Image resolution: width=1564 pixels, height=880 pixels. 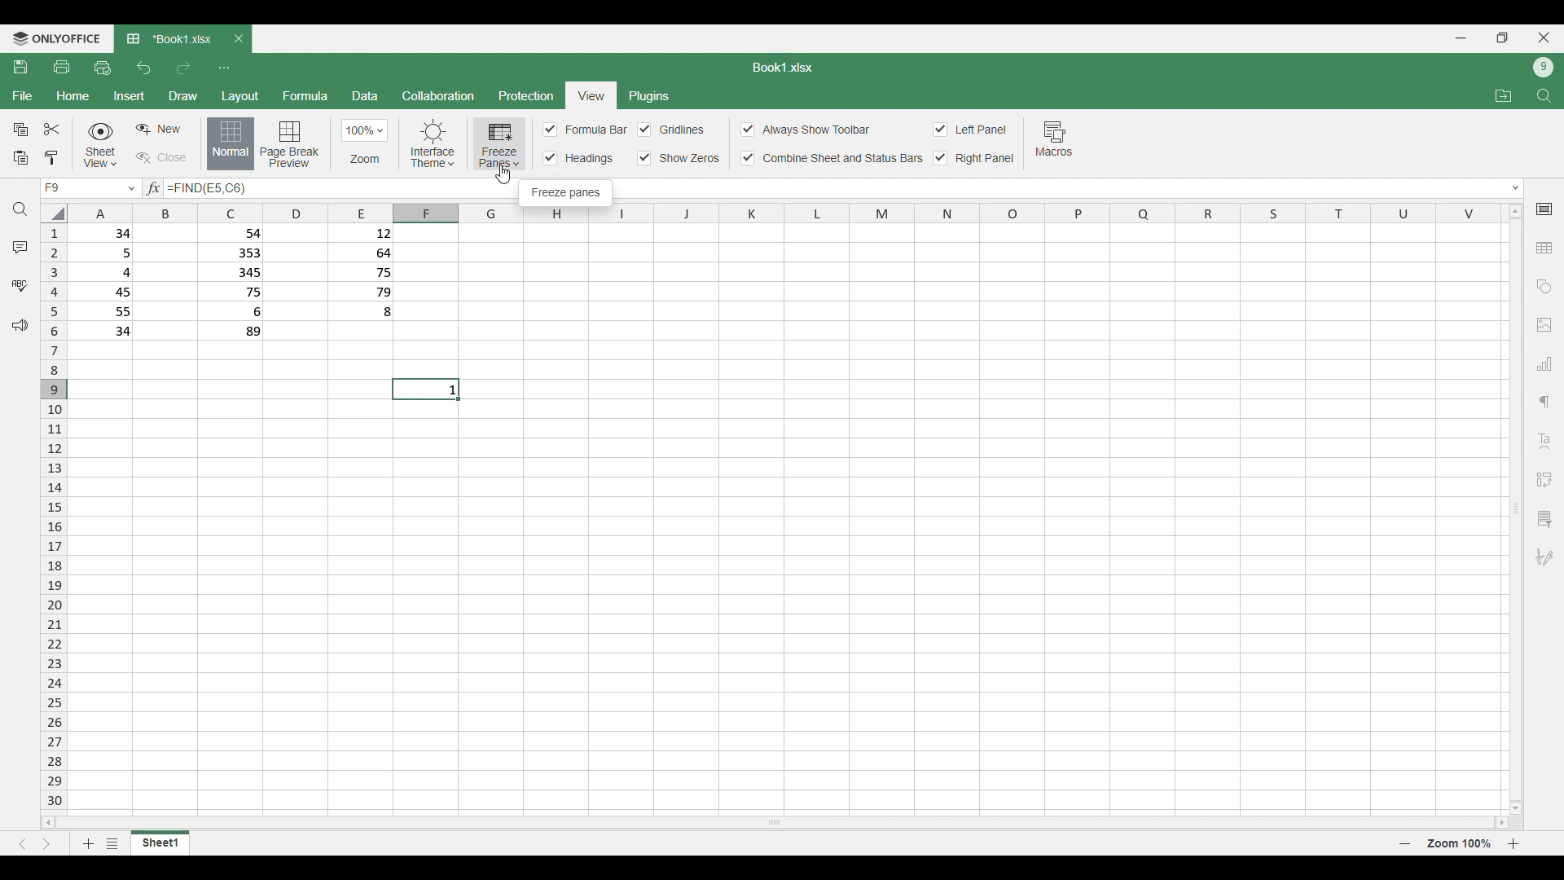 What do you see at coordinates (20, 158) in the screenshot?
I see `Paste` at bounding box center [20, 158].